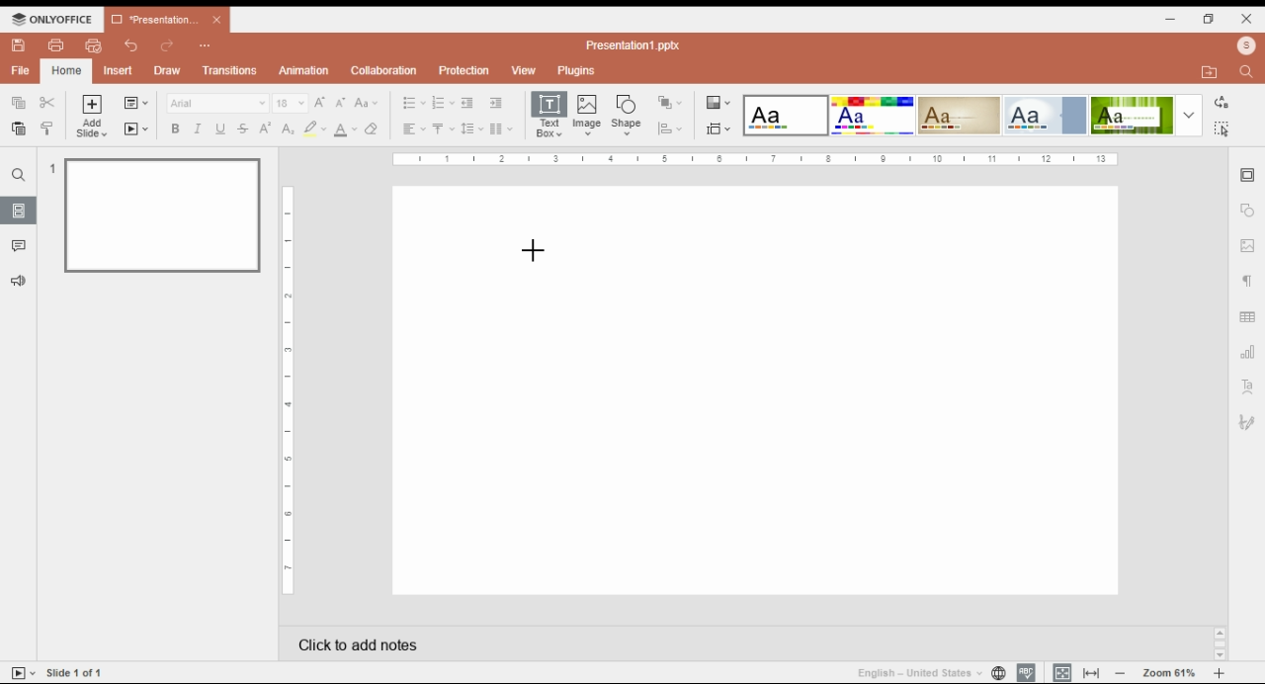 The image size is (1265, 684). What do you see at coordinates (150, 21) in the screenshot?
I see `*Presentation...` at bounding box center [150, 21].